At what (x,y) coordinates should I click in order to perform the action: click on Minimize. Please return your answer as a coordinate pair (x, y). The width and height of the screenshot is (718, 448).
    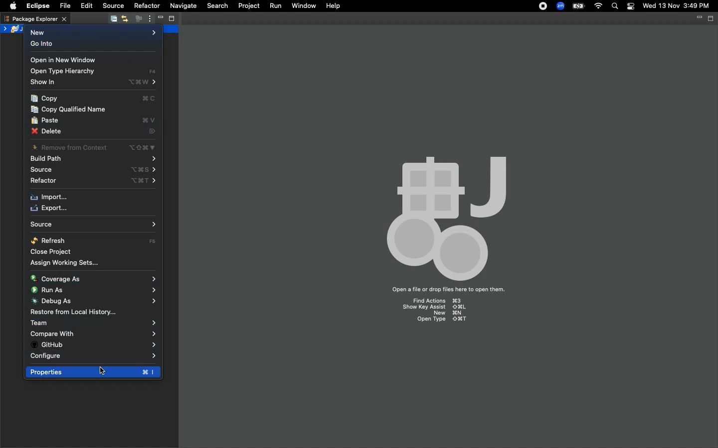
    Looking at the image, I should click on (160, 19).